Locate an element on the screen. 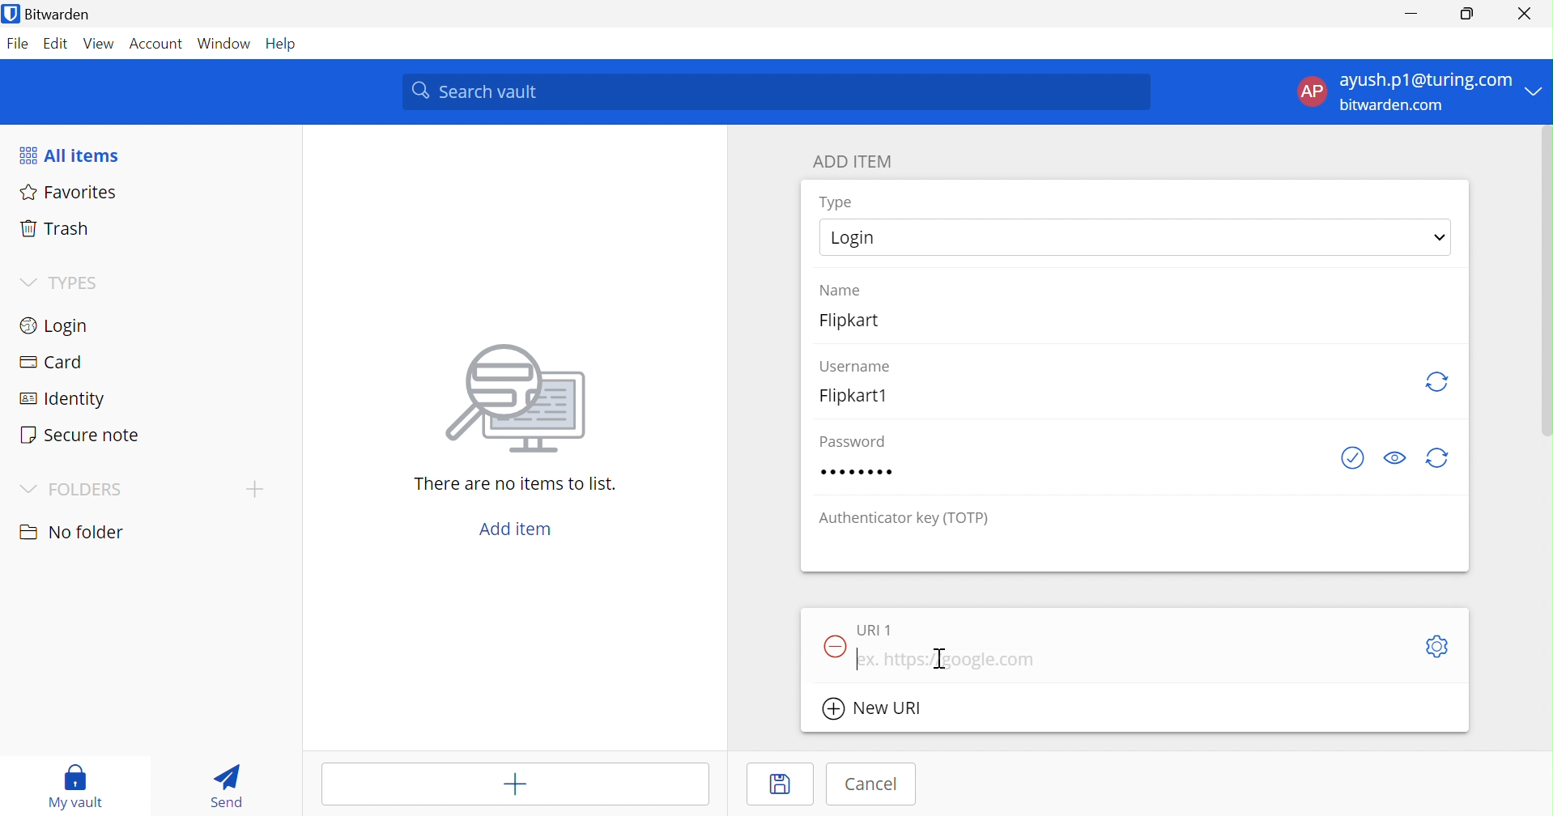 The height and width of the screenshot is (816, 1553). image is located at coordinates (523, 399).